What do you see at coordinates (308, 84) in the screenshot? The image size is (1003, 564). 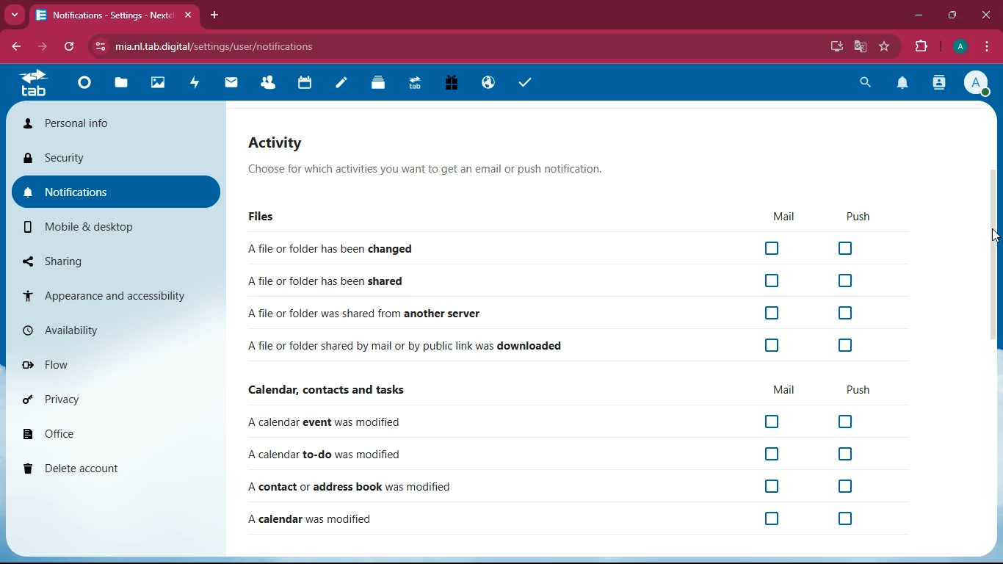 I see `calendar` at bounding box center [308, 84].